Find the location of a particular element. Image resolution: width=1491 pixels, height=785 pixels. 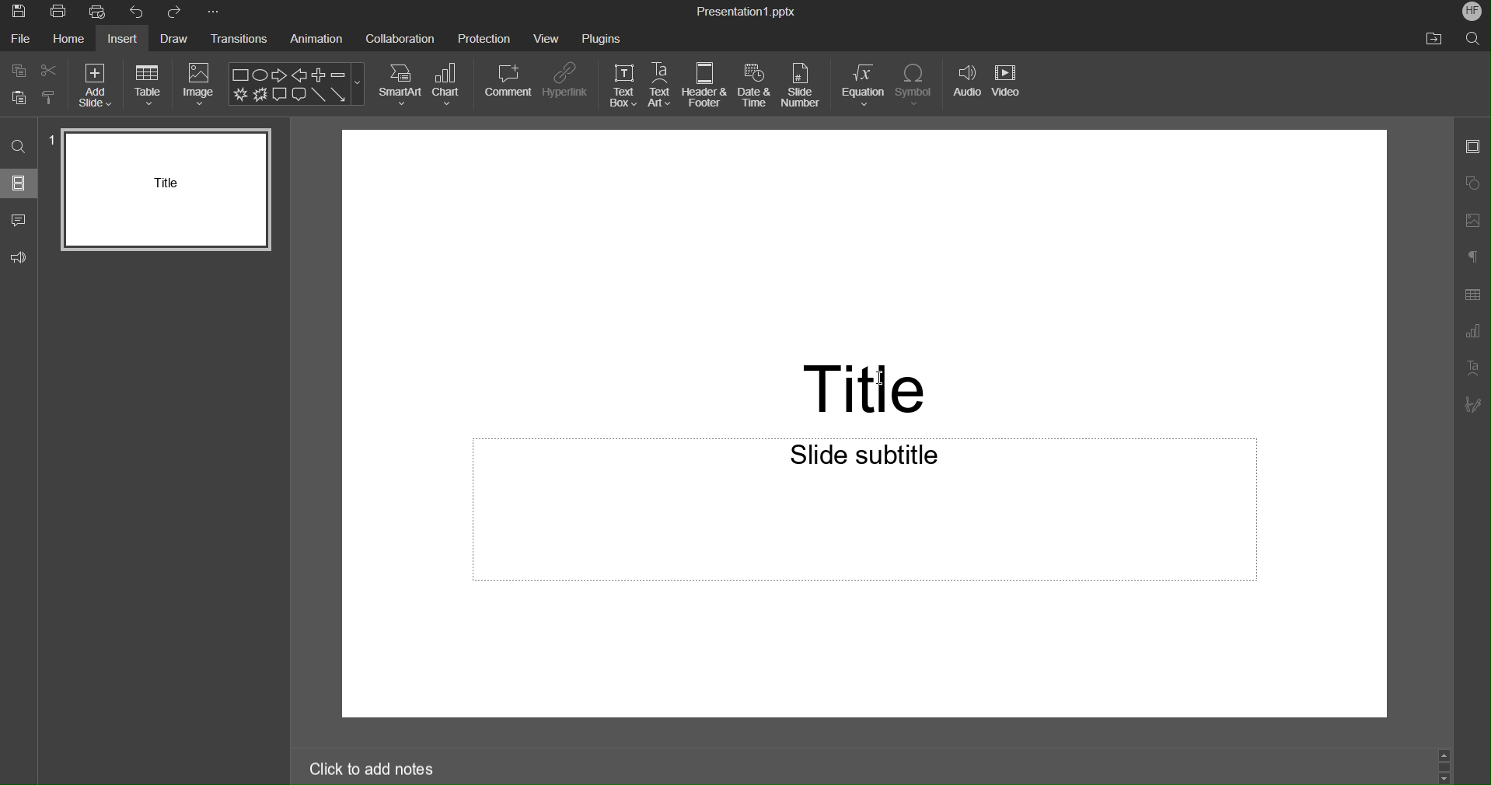

Search is located at coordinates (1474, 40).